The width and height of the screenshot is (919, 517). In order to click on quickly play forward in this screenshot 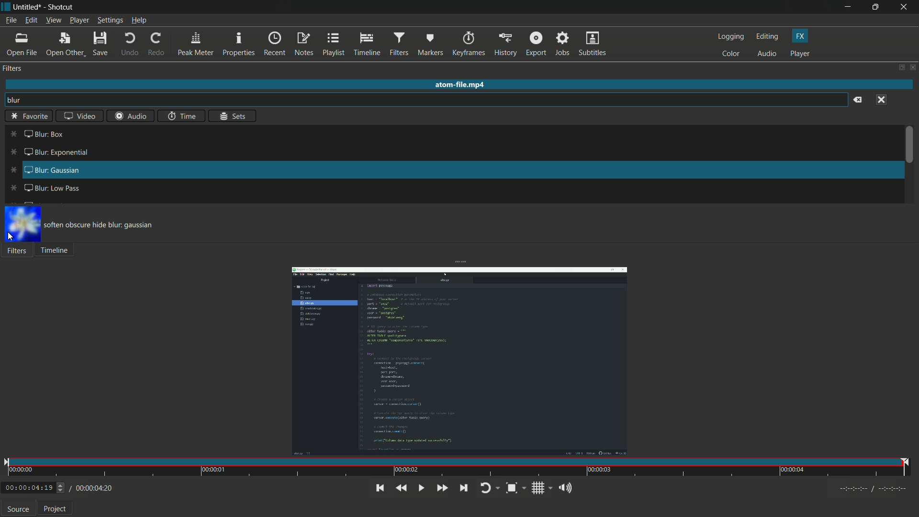, I will do `click(440, 488)`.